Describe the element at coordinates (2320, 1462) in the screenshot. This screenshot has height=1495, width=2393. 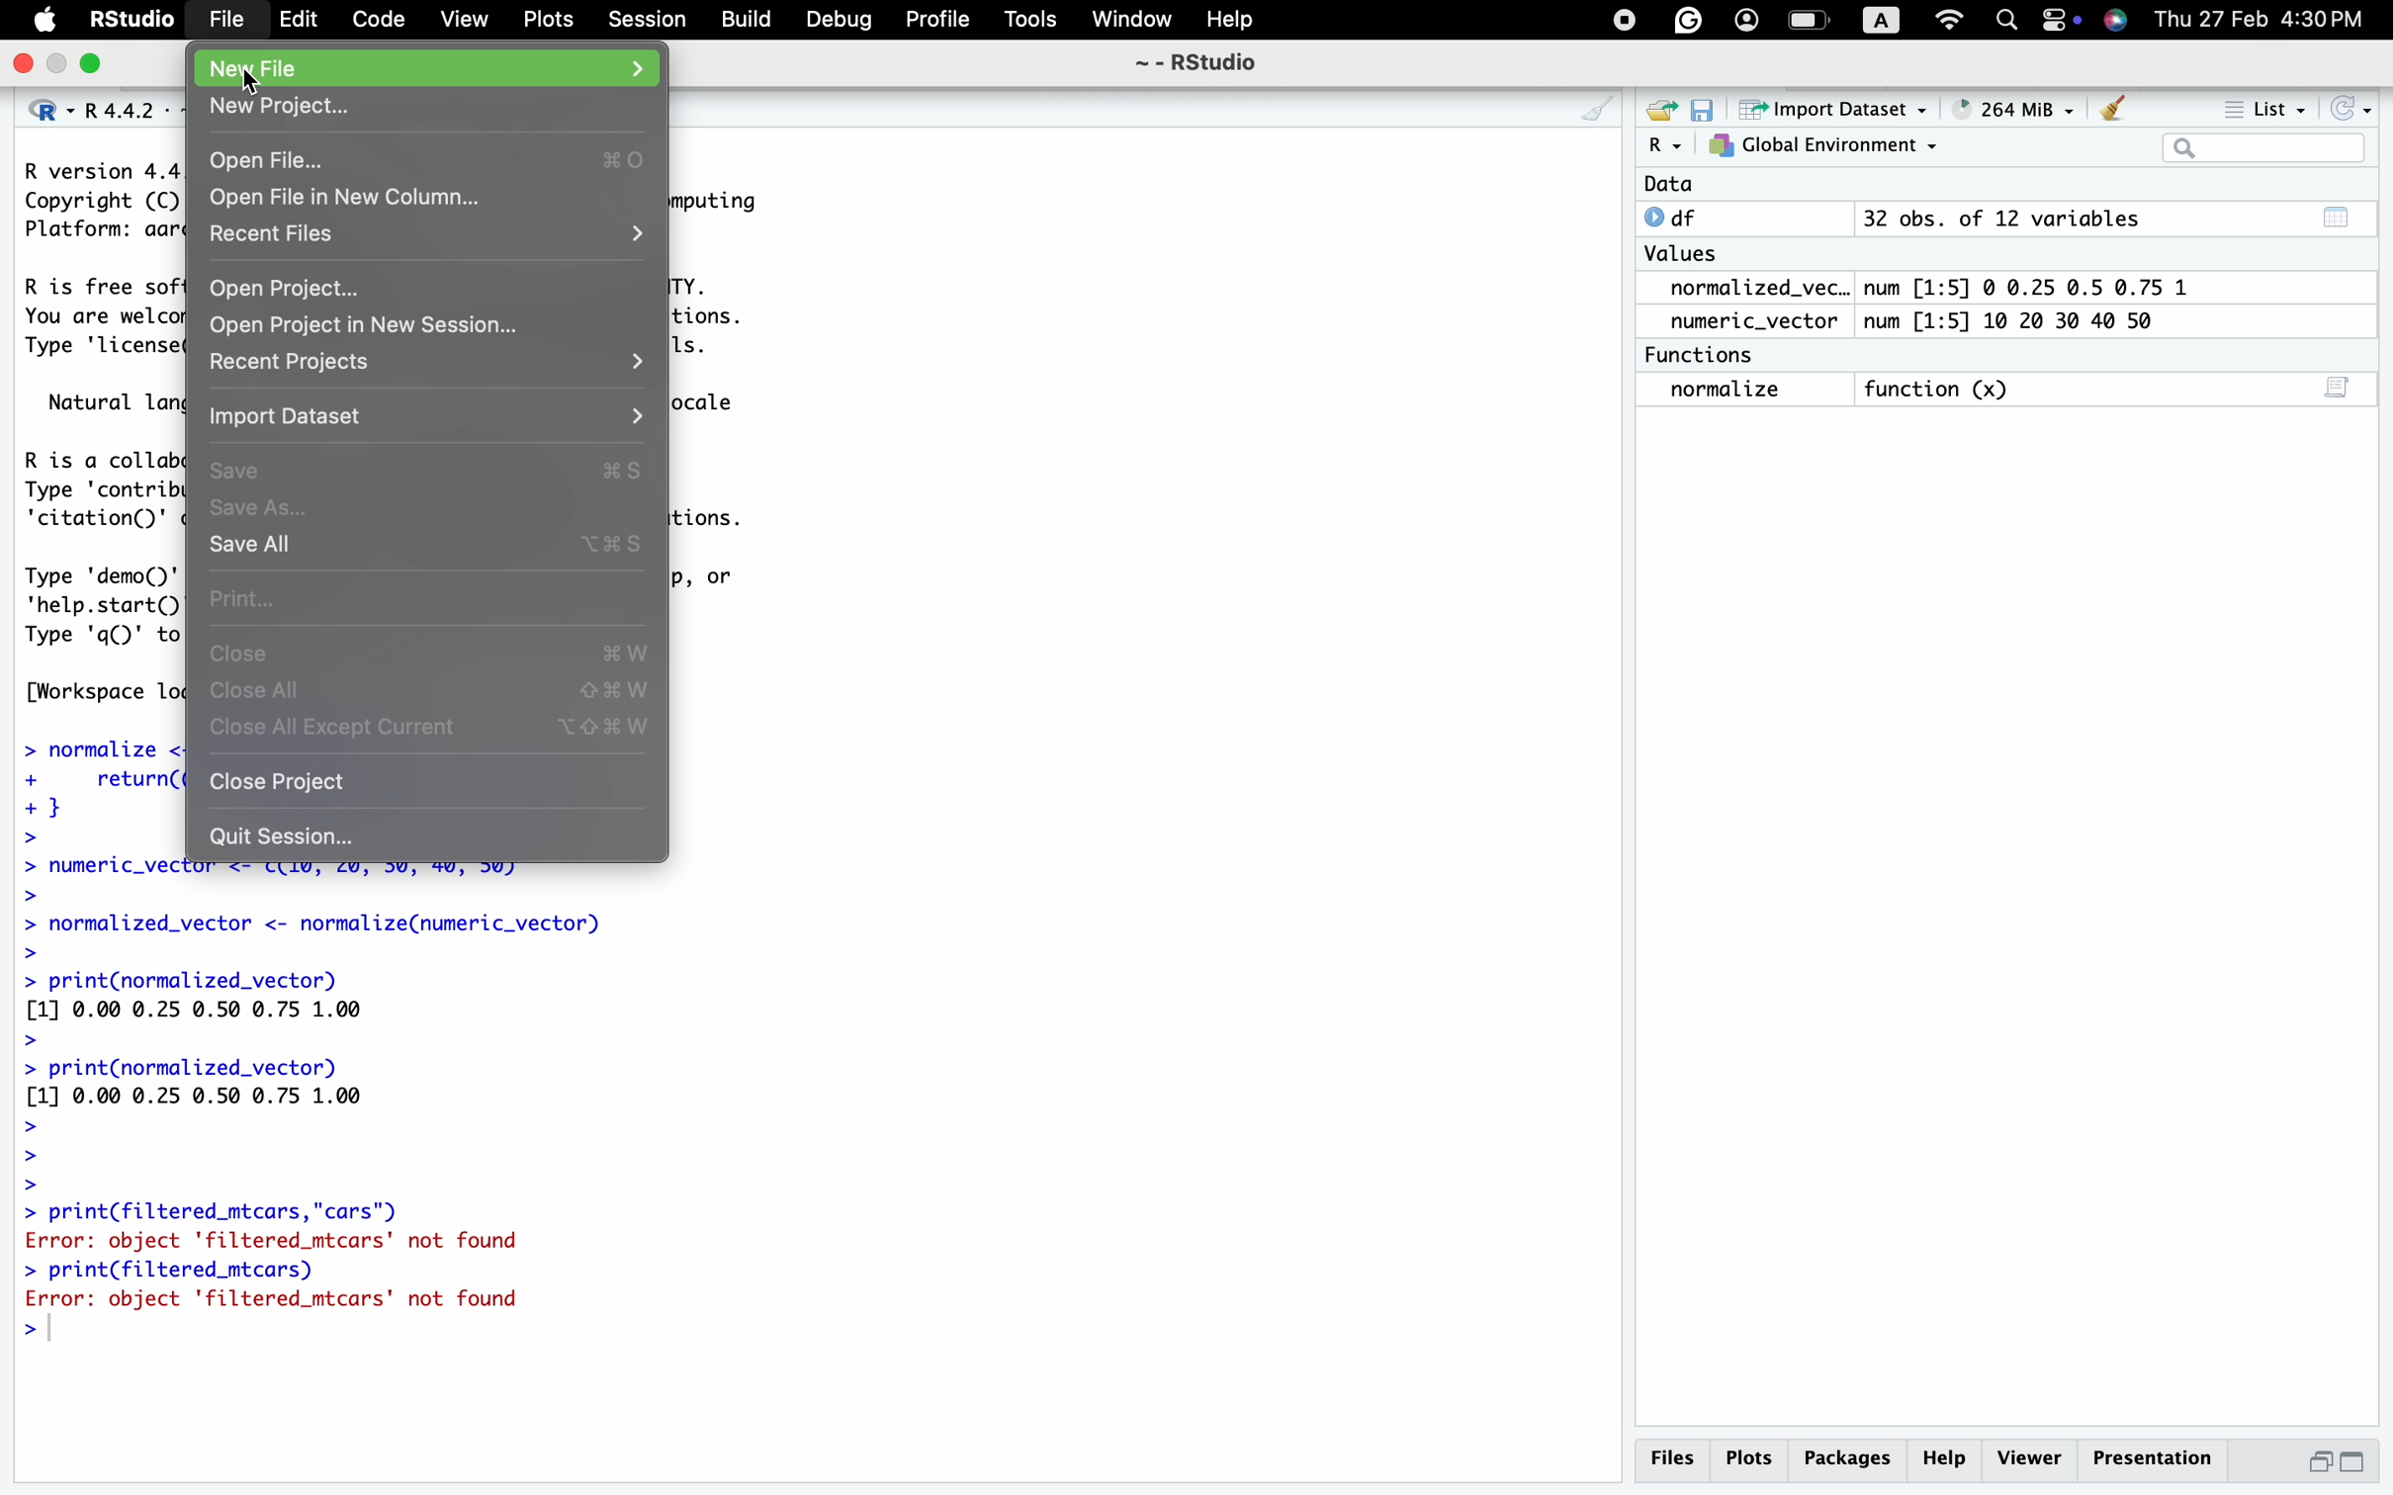
I see `minimize` at that location.